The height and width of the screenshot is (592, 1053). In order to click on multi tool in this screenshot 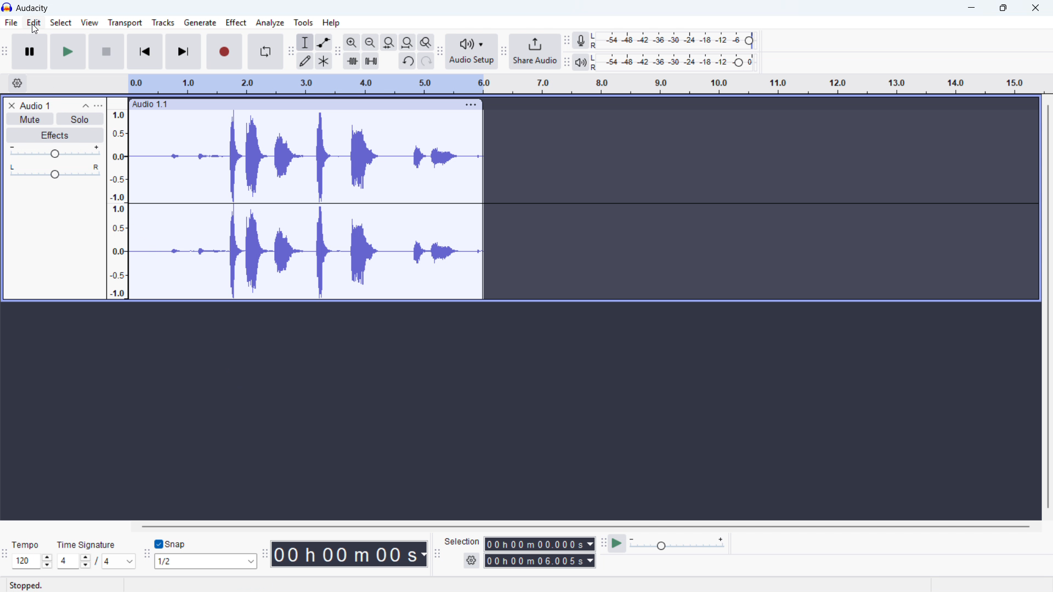, I will do `click(324, 61)`.